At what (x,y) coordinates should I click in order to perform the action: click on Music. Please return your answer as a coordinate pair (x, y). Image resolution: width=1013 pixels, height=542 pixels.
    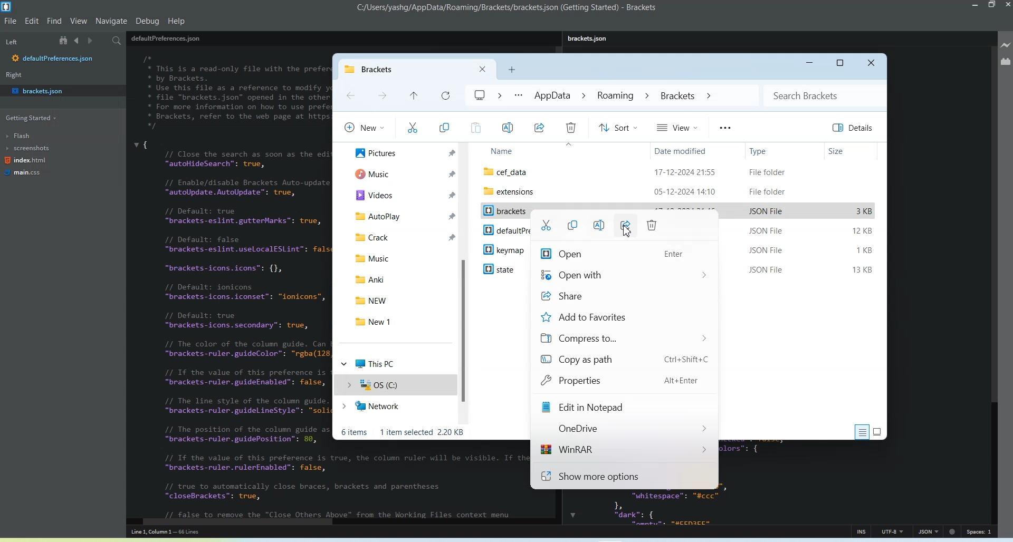
    Looking at the image, I should click on (401, 257).